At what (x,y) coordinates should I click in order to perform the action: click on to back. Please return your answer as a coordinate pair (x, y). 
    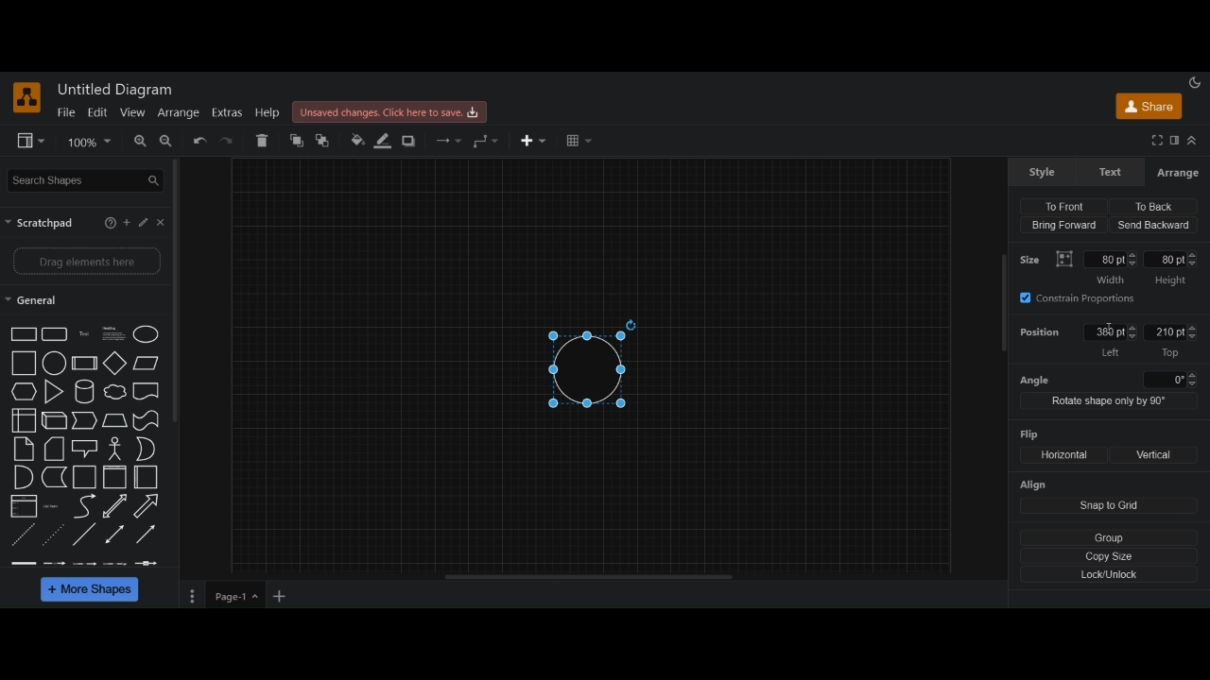
    Looking at the image, I should click on (1150, 206).